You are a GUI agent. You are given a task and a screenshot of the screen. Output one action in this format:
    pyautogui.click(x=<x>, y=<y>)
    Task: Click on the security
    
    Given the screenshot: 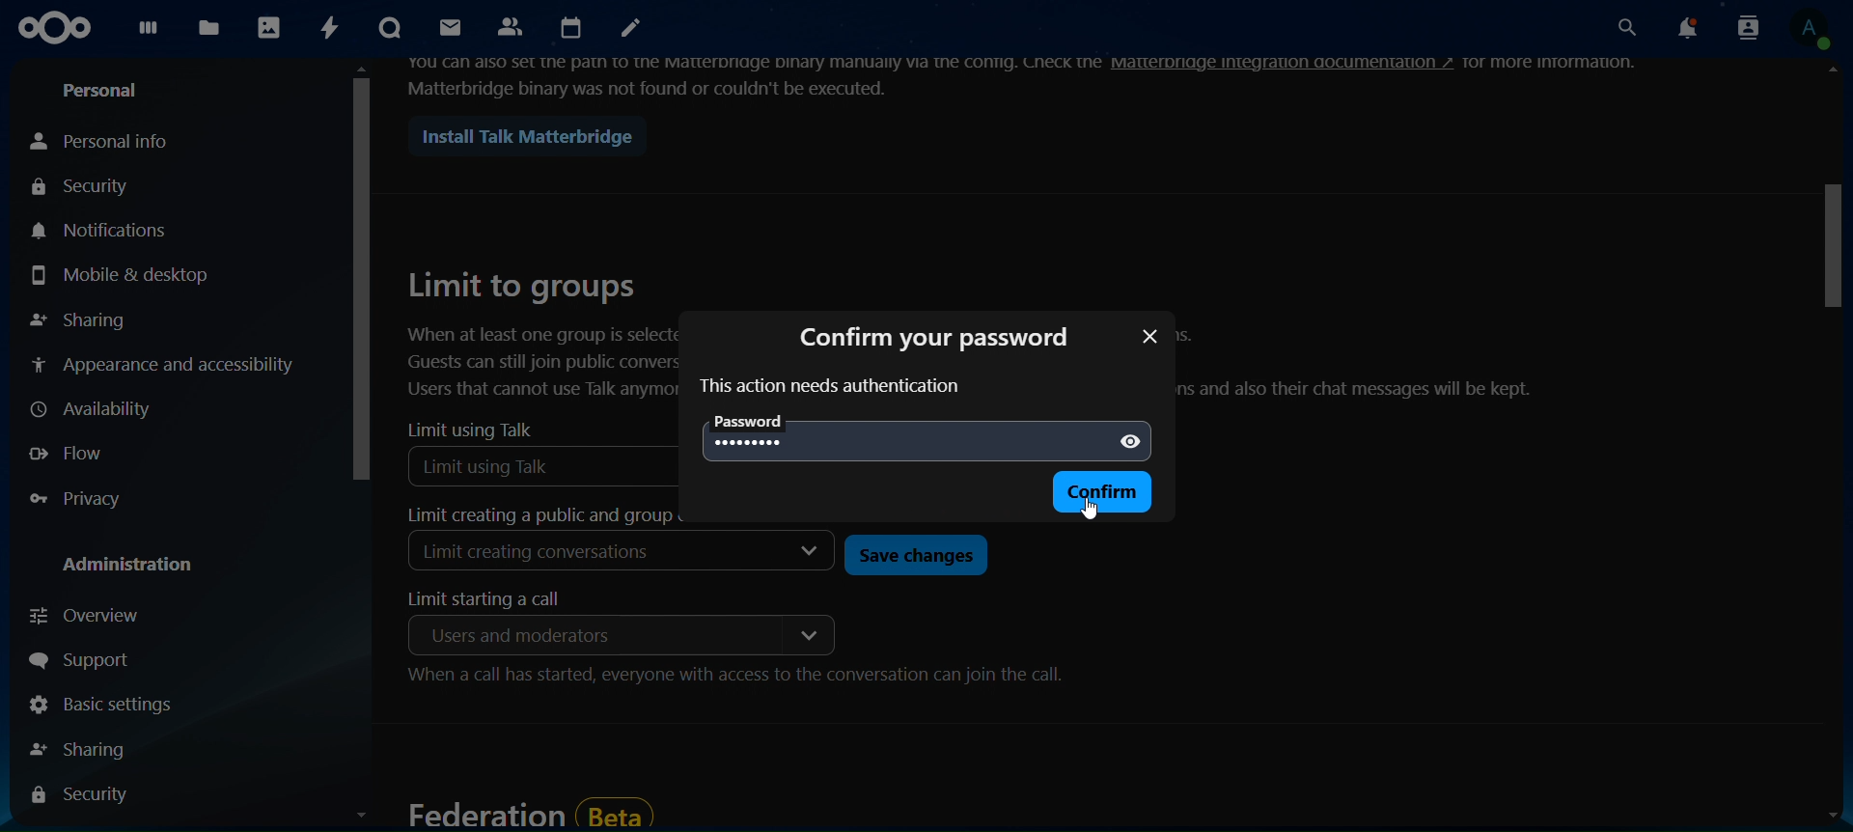 What is the action you would take?
    pyautogui.click(x=84, y=795)
    